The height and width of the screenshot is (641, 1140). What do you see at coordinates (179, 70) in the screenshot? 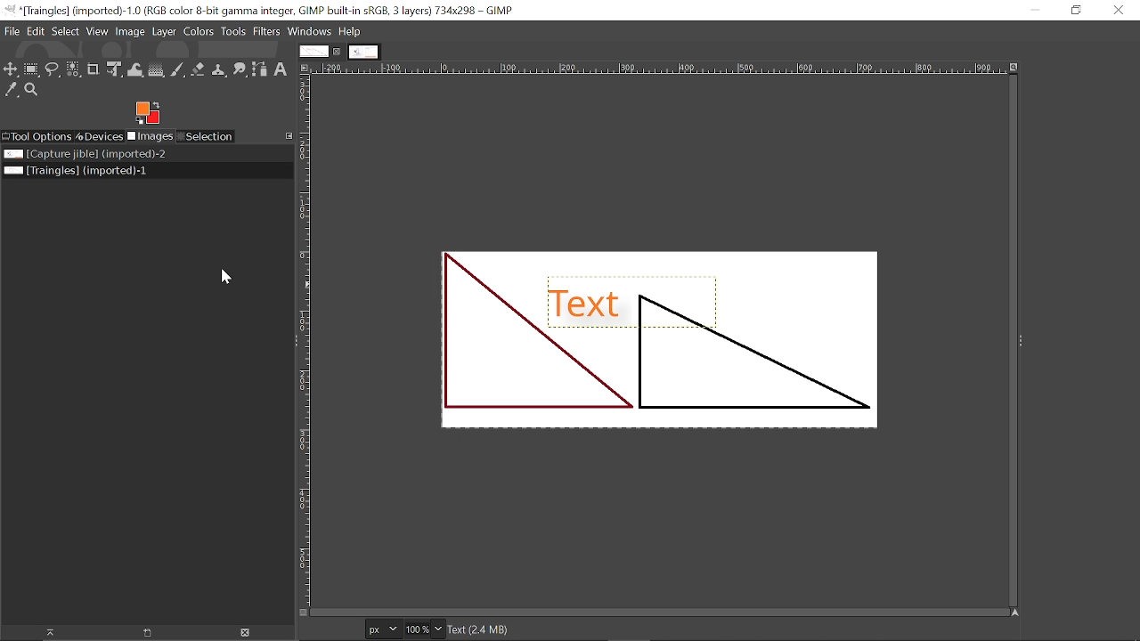
I see `Paintbrush tool` at bounding box center [179, 70].